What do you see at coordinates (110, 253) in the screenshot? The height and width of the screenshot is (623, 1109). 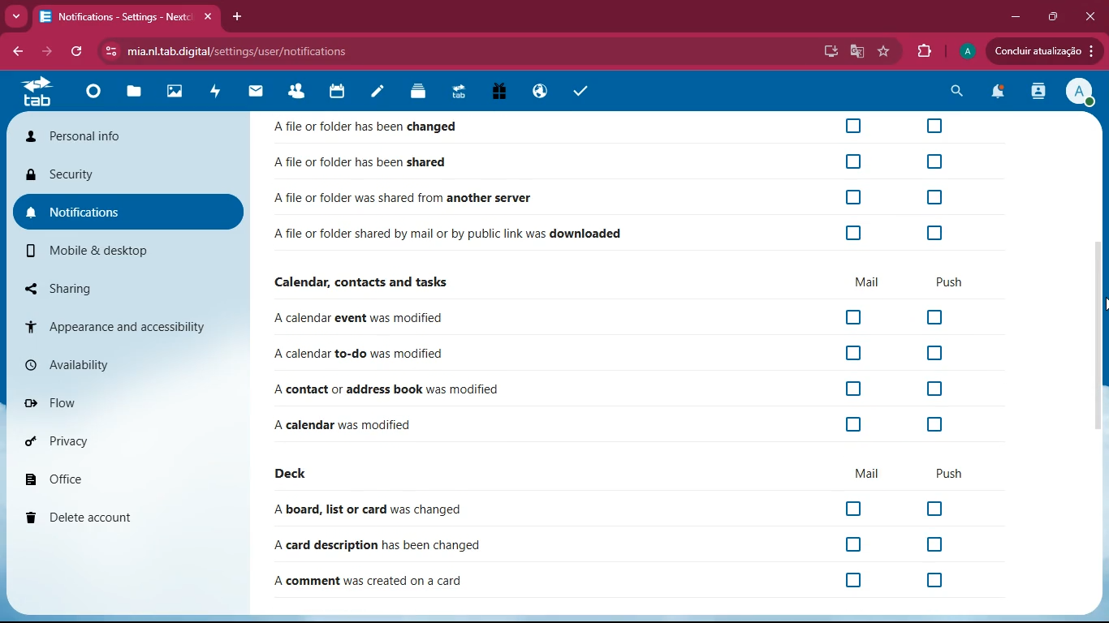 I see `mobile & desktop` at bounding box center [110, 253].